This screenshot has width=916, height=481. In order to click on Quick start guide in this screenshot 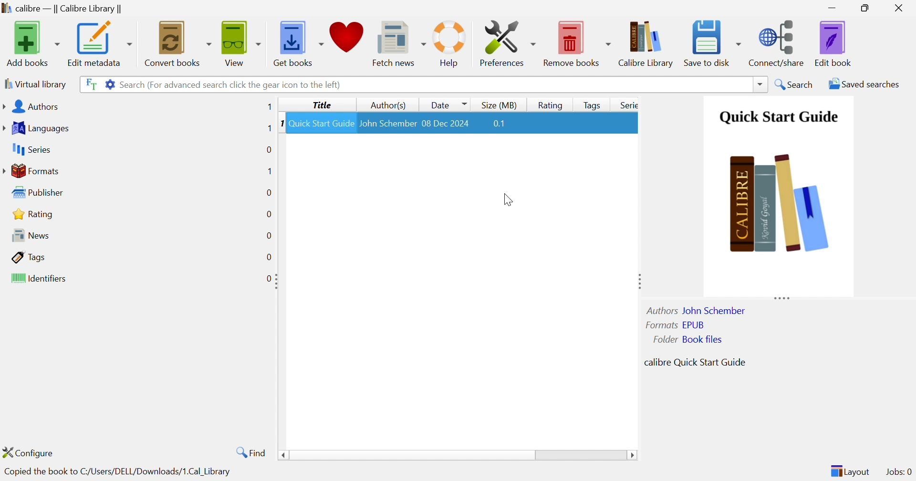, I will do `click(778, 117)`.